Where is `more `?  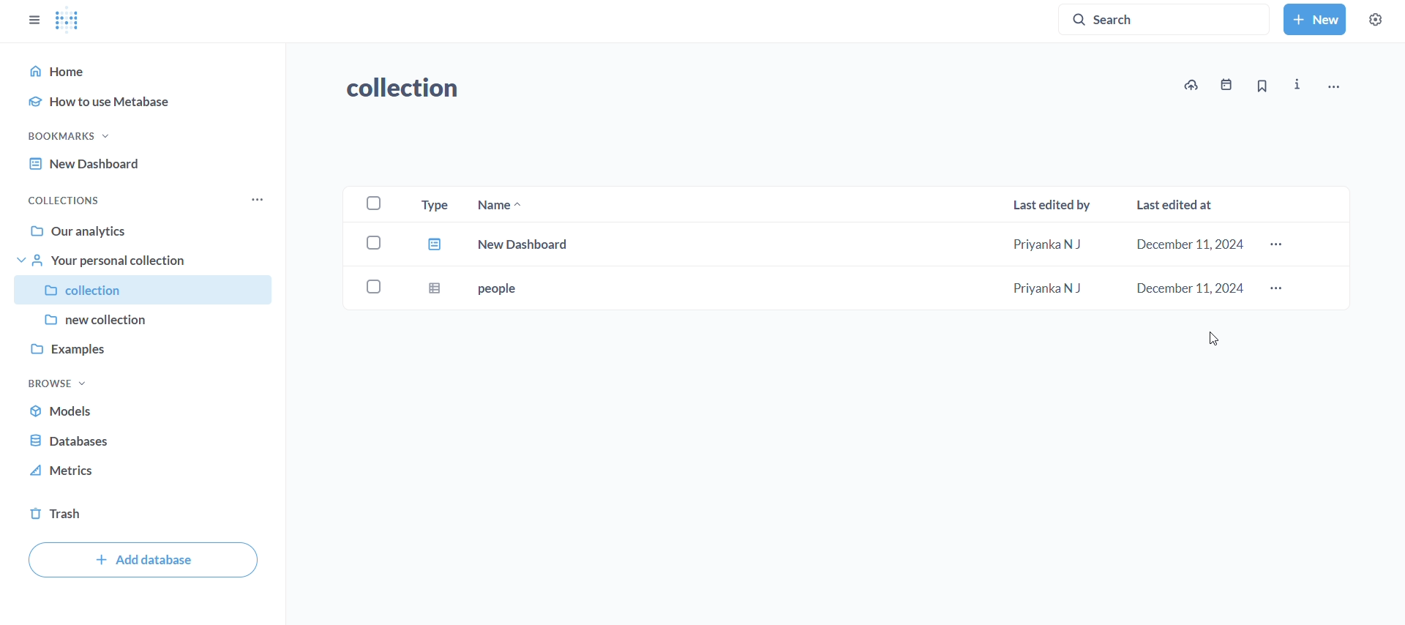 more  is located at coordinates (1278, 245).